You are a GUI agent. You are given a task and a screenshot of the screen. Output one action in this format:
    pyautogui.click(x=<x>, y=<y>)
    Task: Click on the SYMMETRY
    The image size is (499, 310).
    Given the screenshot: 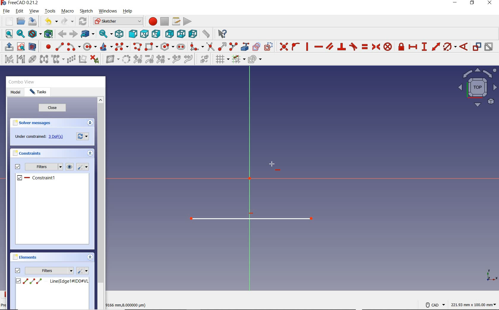 What is the action you would take?
    pyautogui.click(x=44, y=59)
    